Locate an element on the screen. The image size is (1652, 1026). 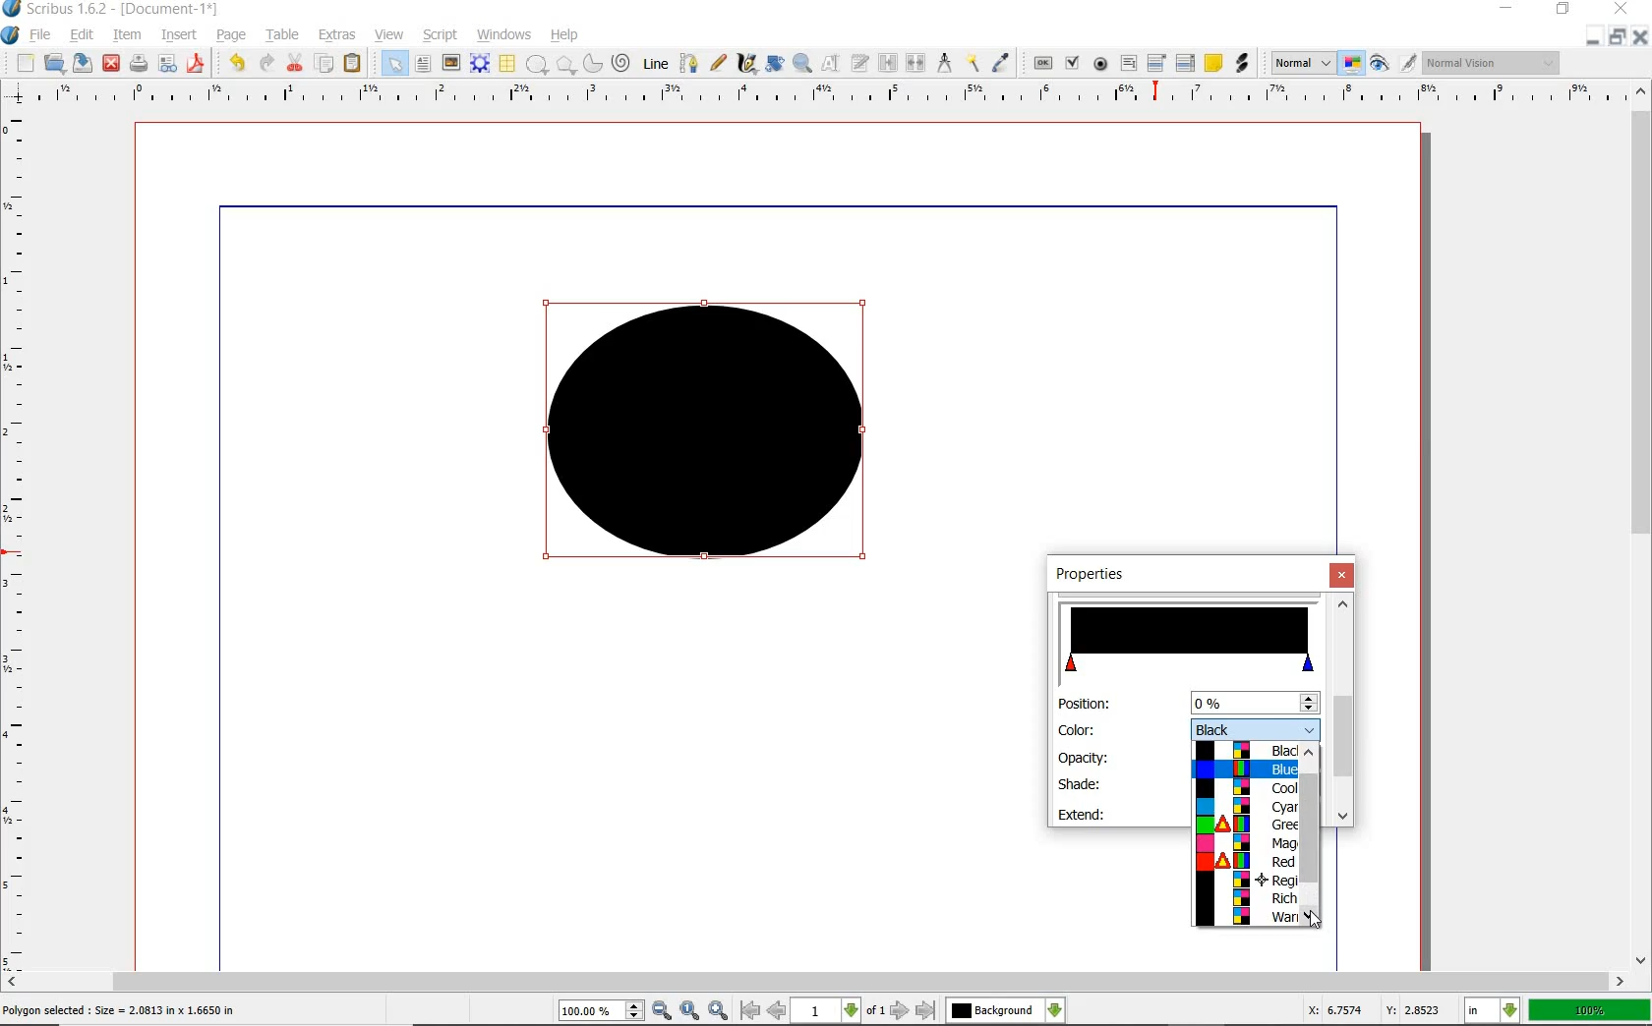
UNLINK TEXT FRAME is located at coordinates (914, 62).